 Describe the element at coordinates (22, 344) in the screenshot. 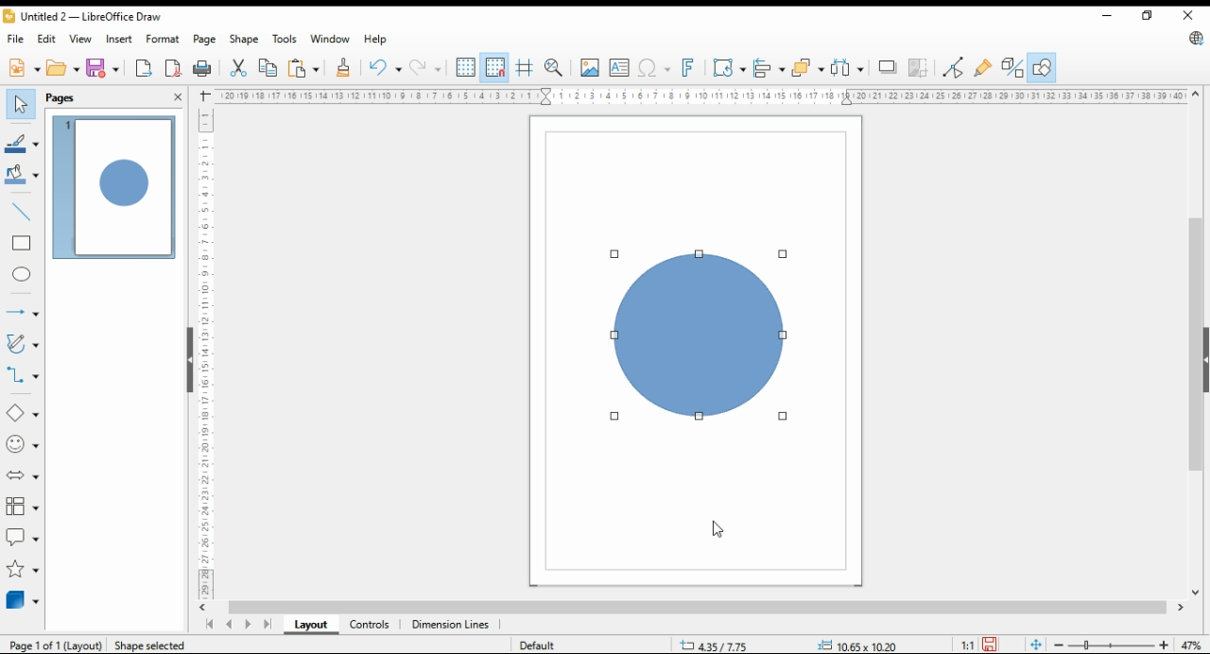

I see `curves and polygons` at that location.